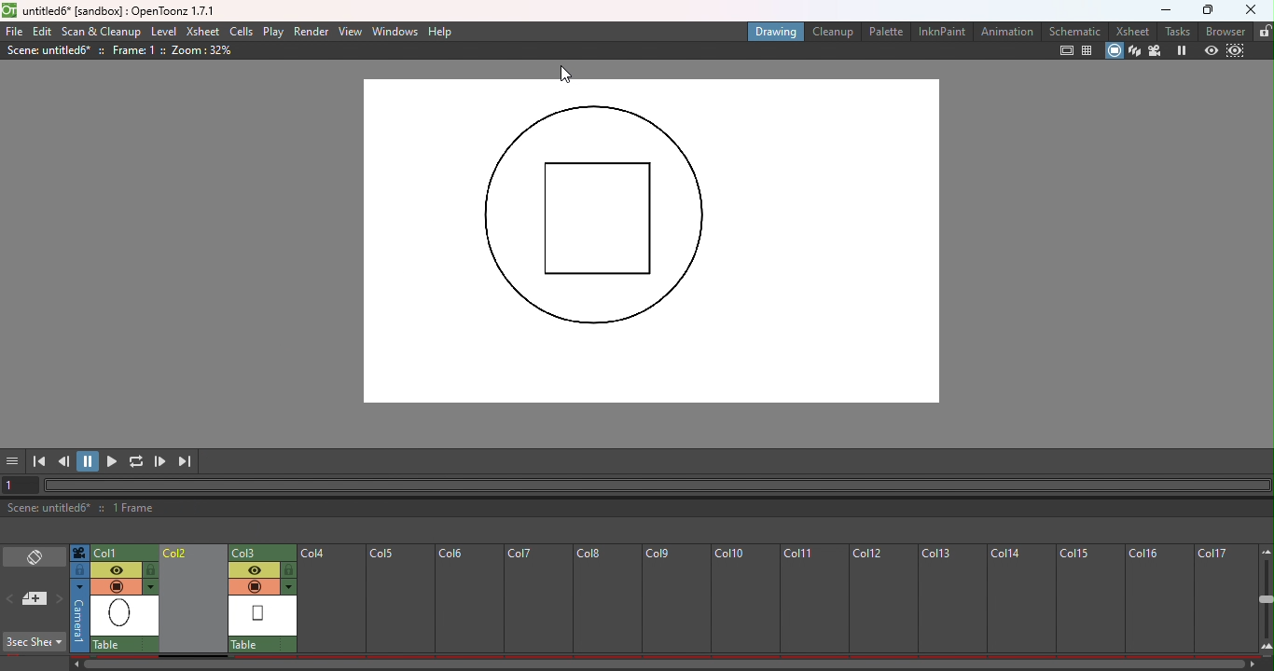  Describe the element at coordinates (290, 587) in the screenshot. I see `Additional column settings` at that location.